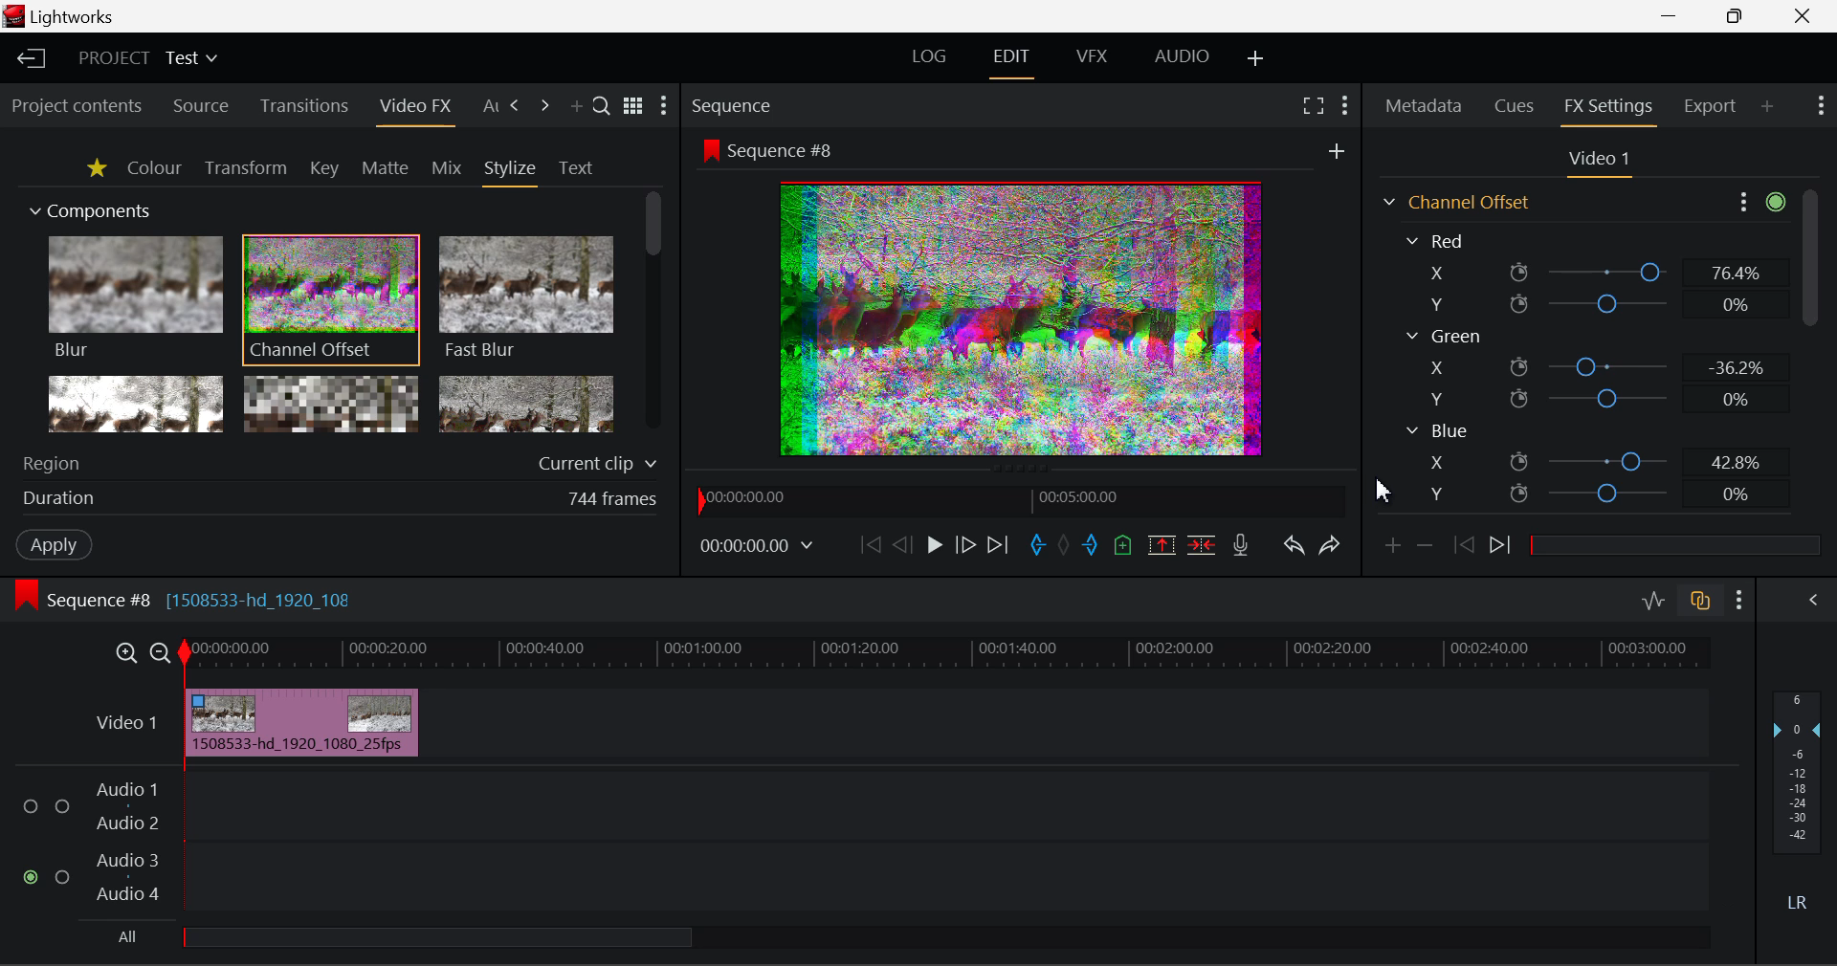 The width and height of the screenshot is (1837, 966). I want to click on Search, so click(602, 105).